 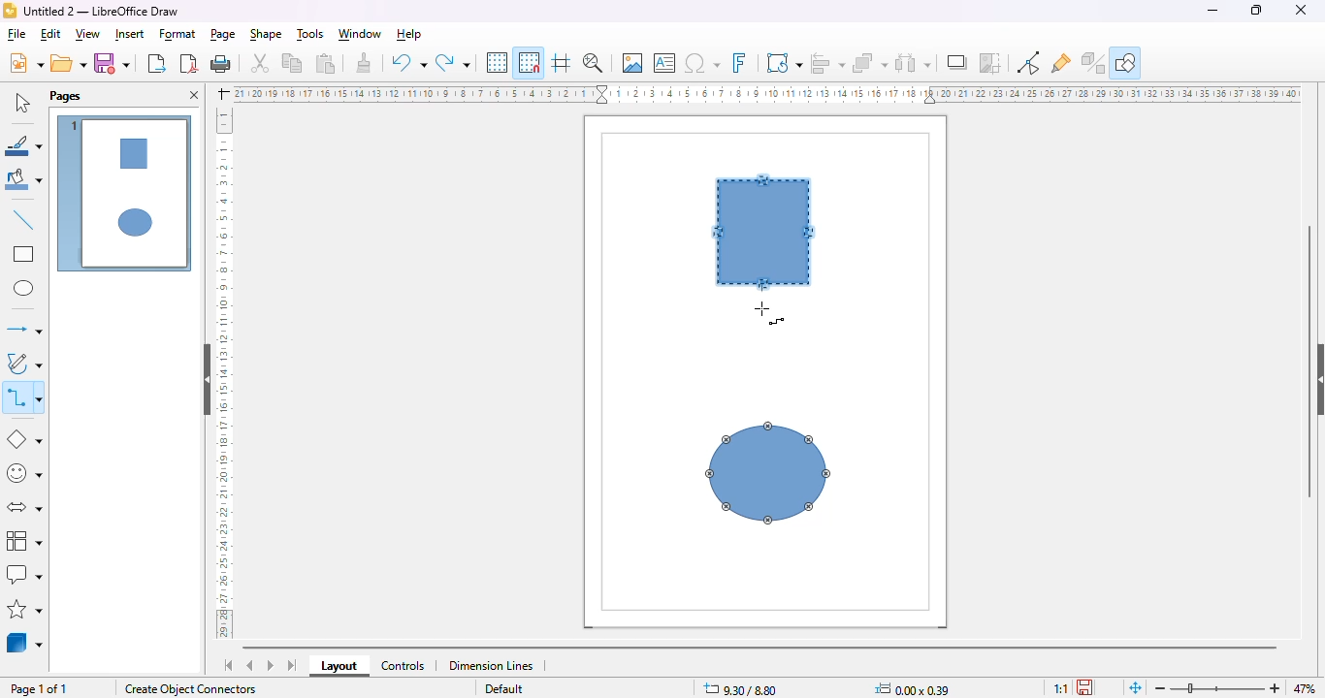 I want to click on crop image, so click(x=989, y=63).